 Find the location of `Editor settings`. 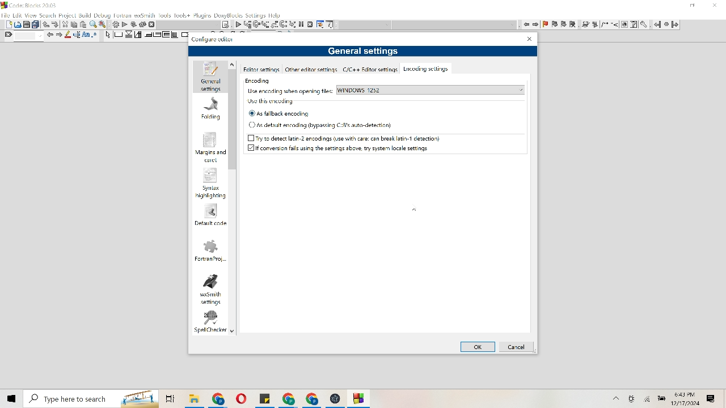

Editor settings is located at coordinates (262, 69).